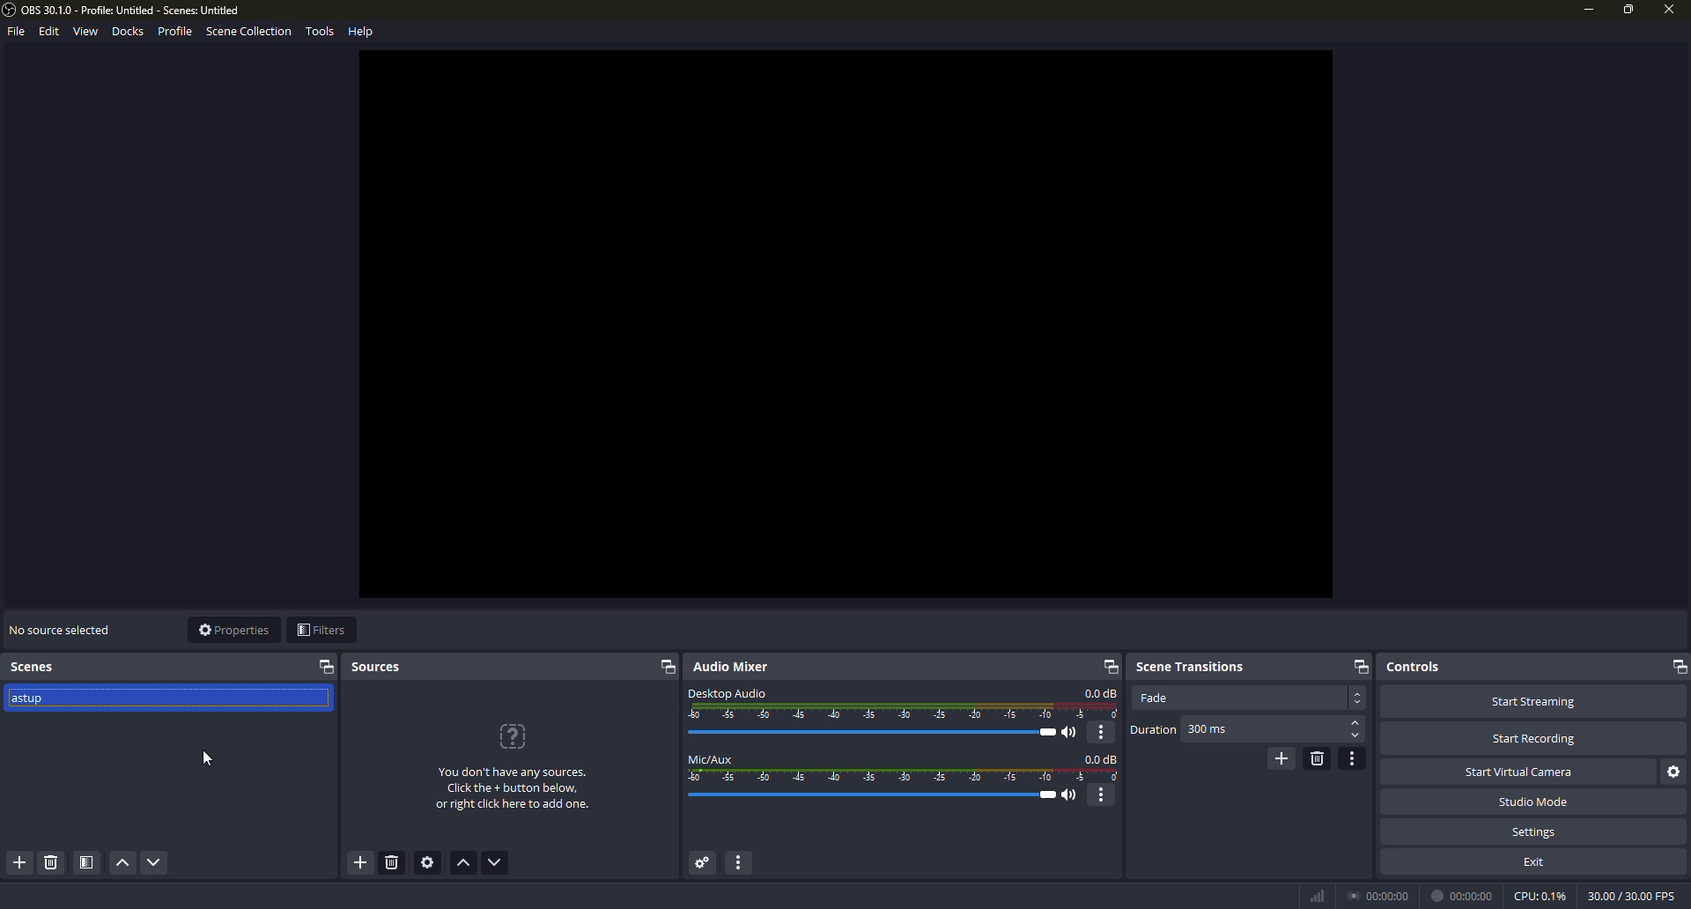 This screenshot has width=1691, height=909. Describe the element at coordinates (87, 863) in the screenshot. I see `open scene filters` at that location.